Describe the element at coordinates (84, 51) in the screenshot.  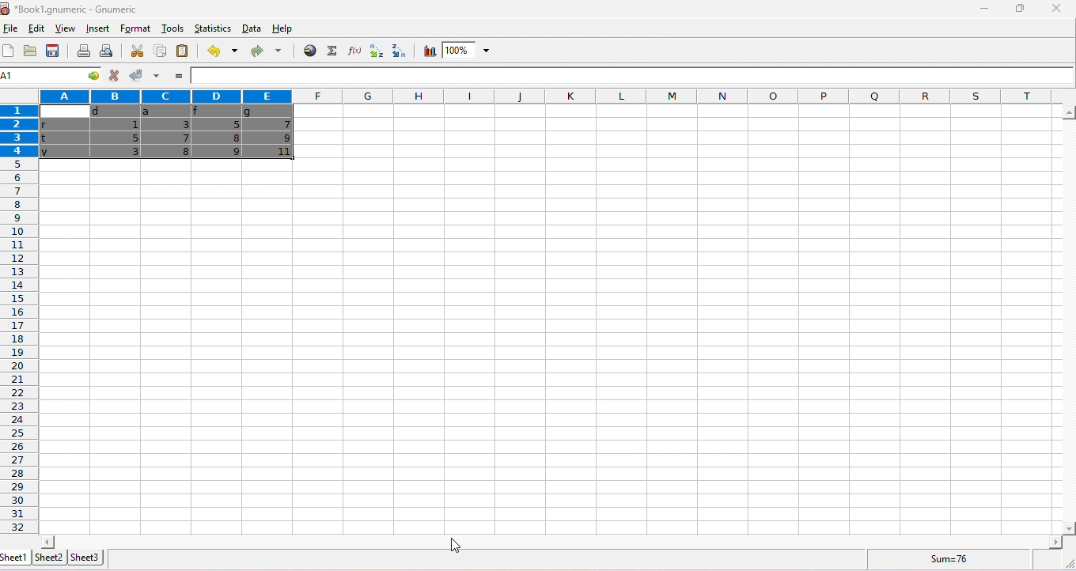
I see `print` at that location.